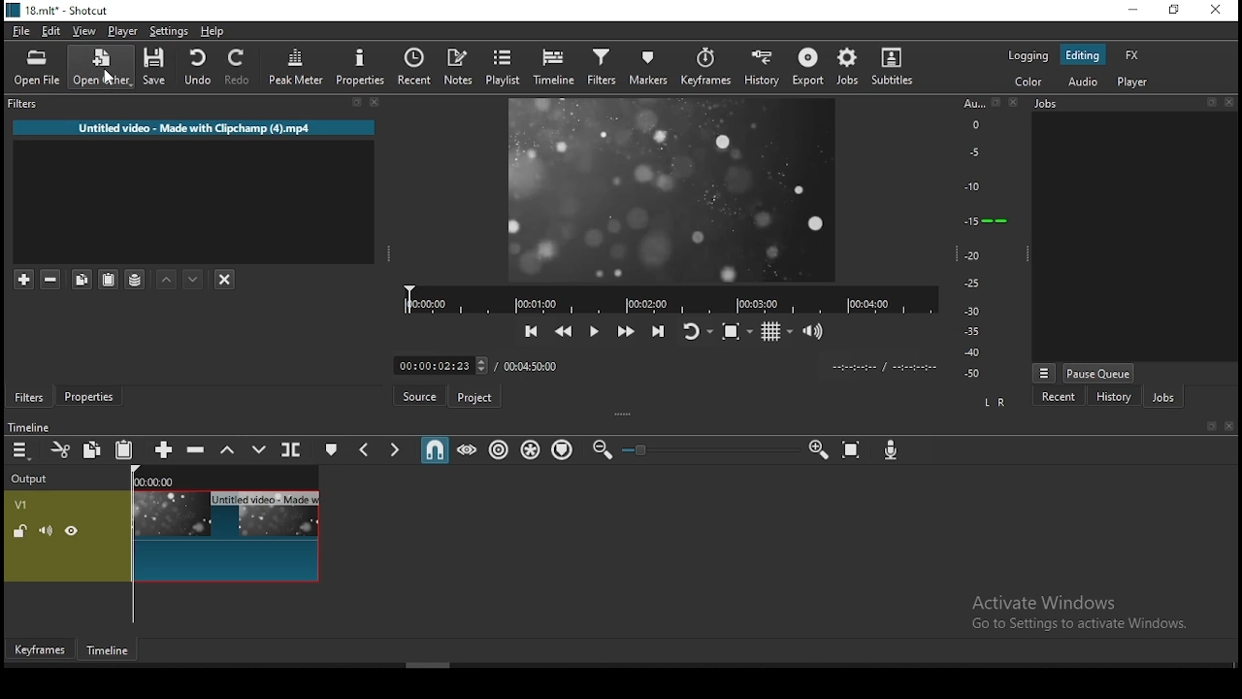 The width and height of the screenshot is (1242, 699). What do you see at coordinates (56, 10) in the screenshot?
I see `18.mit* - Shotcut` at bounding box center [56, 10].